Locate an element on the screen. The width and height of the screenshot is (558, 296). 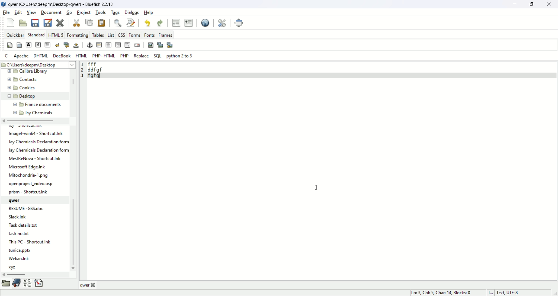
file is located at coordinates (36, 147).